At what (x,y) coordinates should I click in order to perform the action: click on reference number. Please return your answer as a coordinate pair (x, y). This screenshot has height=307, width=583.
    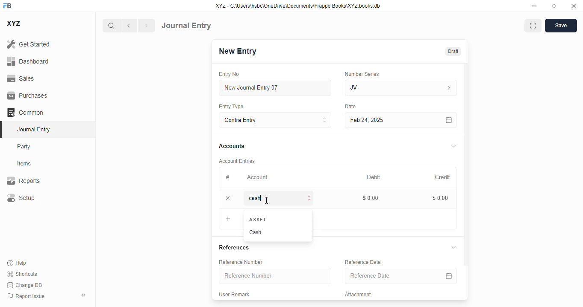
    Looking at the image, I should click on (276, 276).